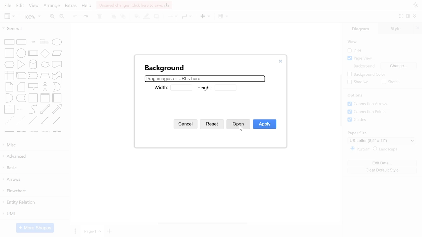 This screenshot has width=422, height=237. I want to click on general shapes, so click(45, 97).